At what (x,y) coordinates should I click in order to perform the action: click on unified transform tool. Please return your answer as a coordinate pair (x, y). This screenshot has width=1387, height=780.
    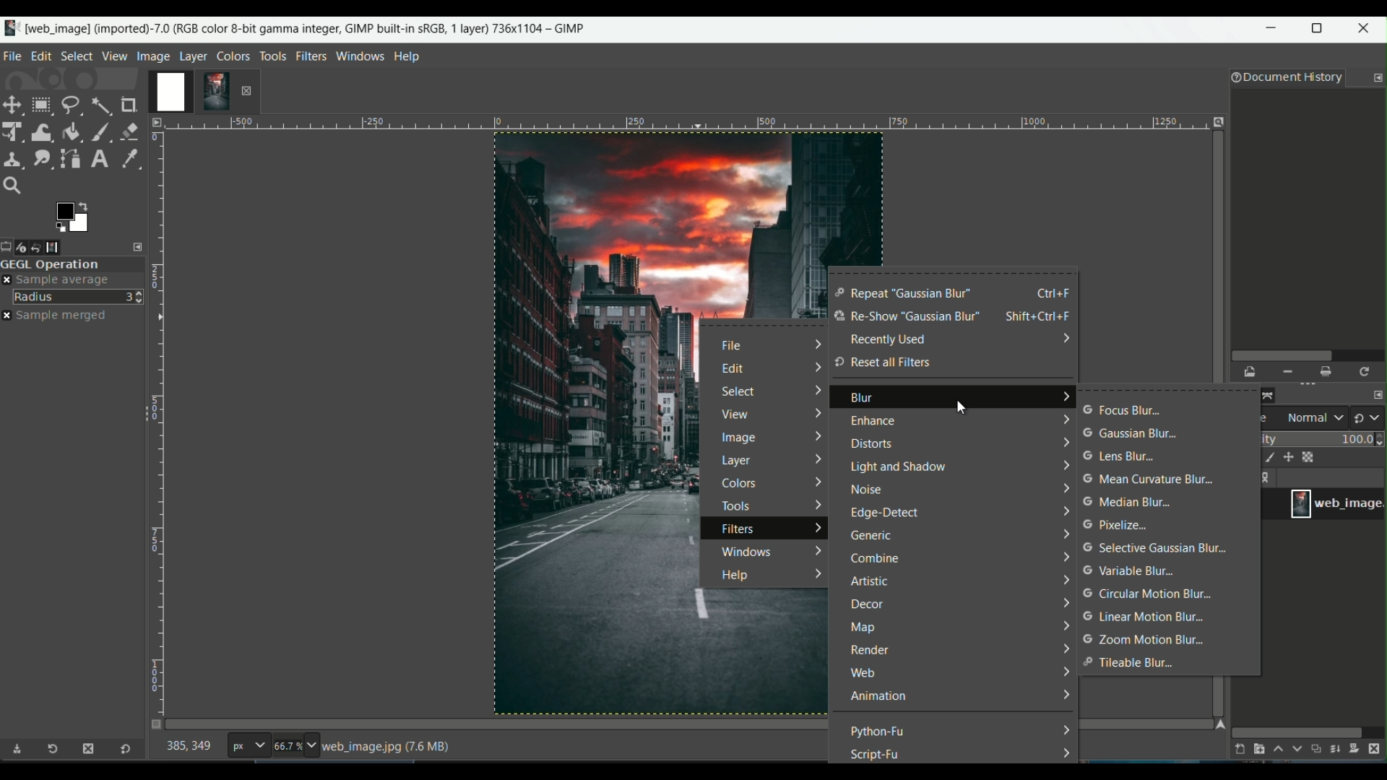
    Looking at the image, I should click on (14, 131).